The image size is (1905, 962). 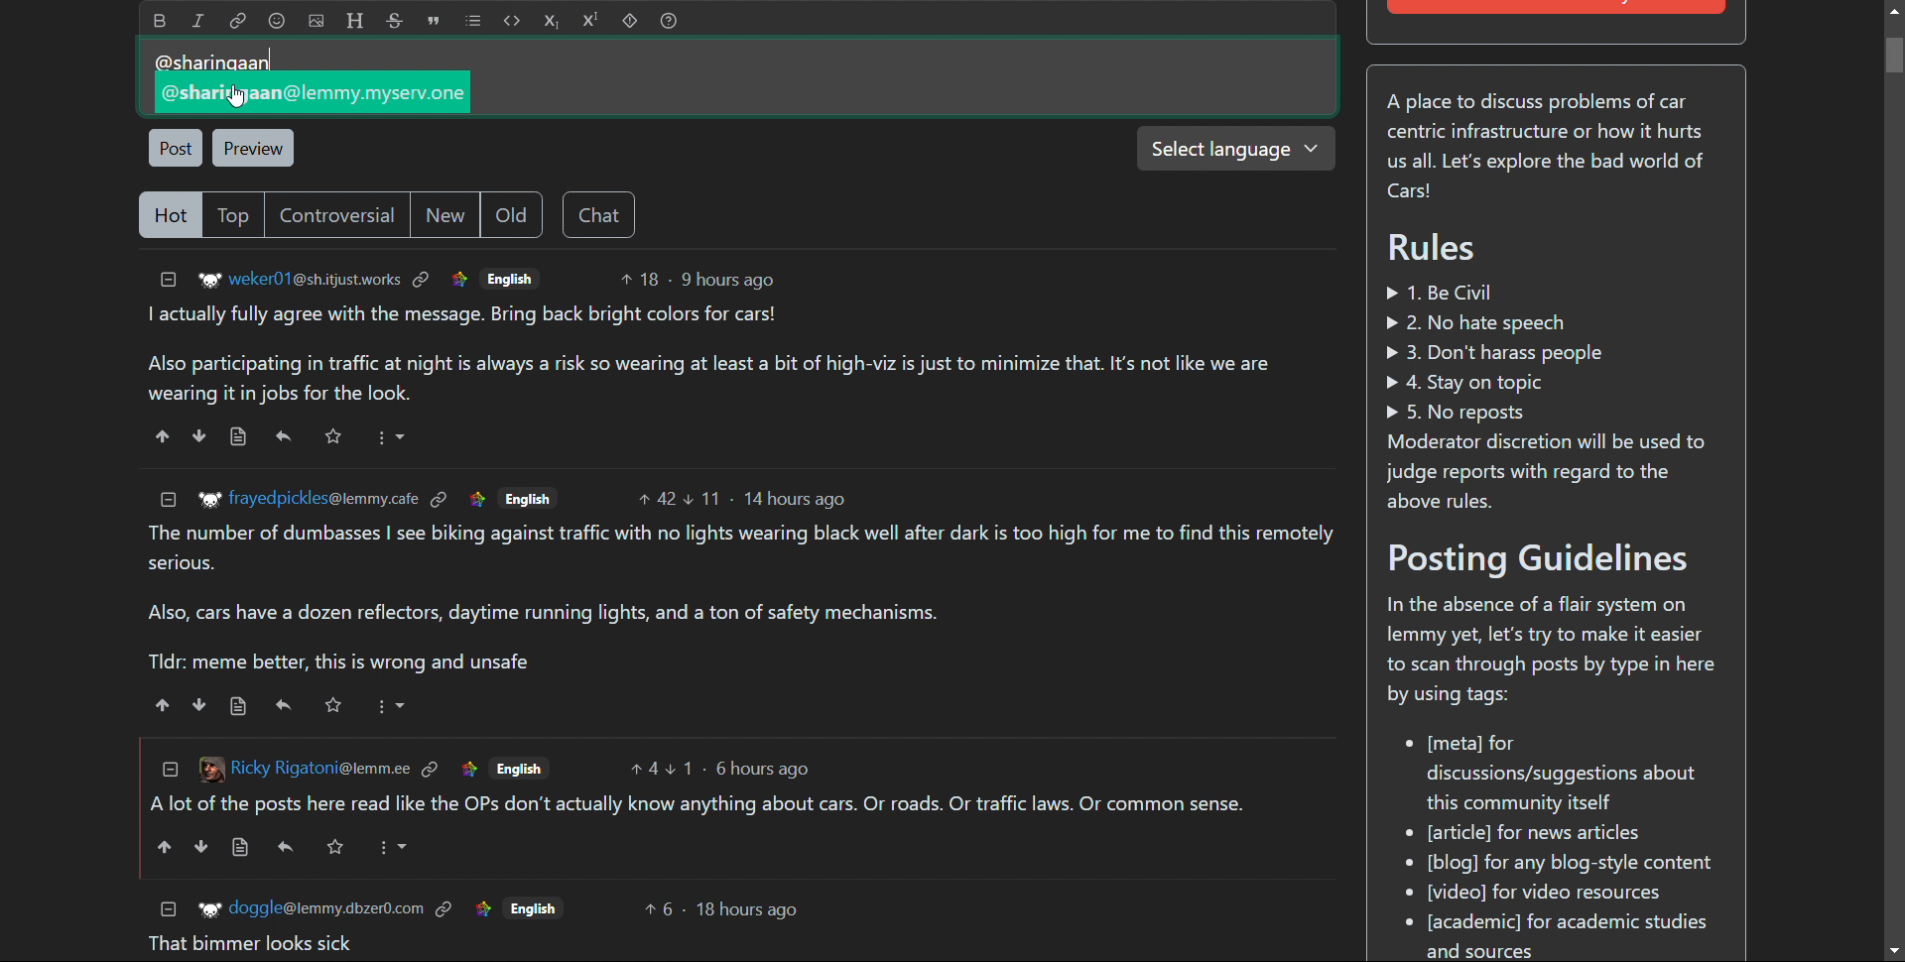 I want to click on upvotes 42, so click(x=658, y=496).